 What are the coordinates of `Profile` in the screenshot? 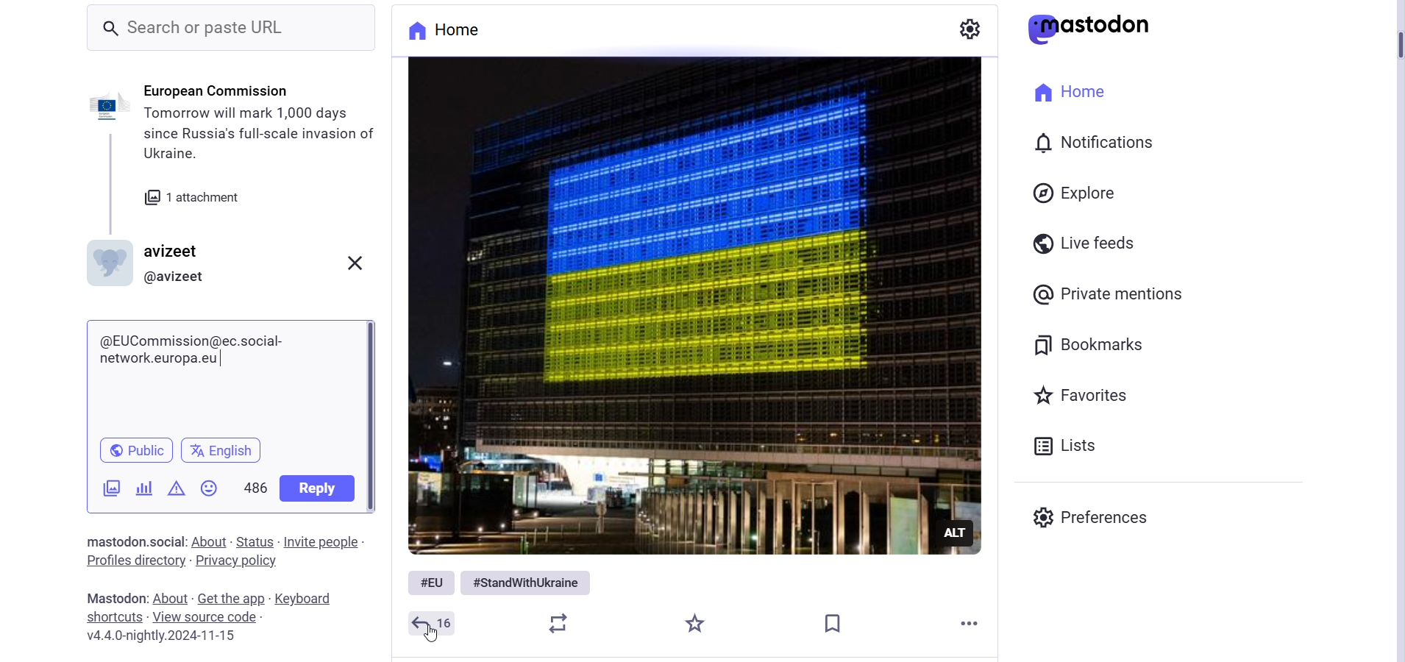 It's located at (153, 263).